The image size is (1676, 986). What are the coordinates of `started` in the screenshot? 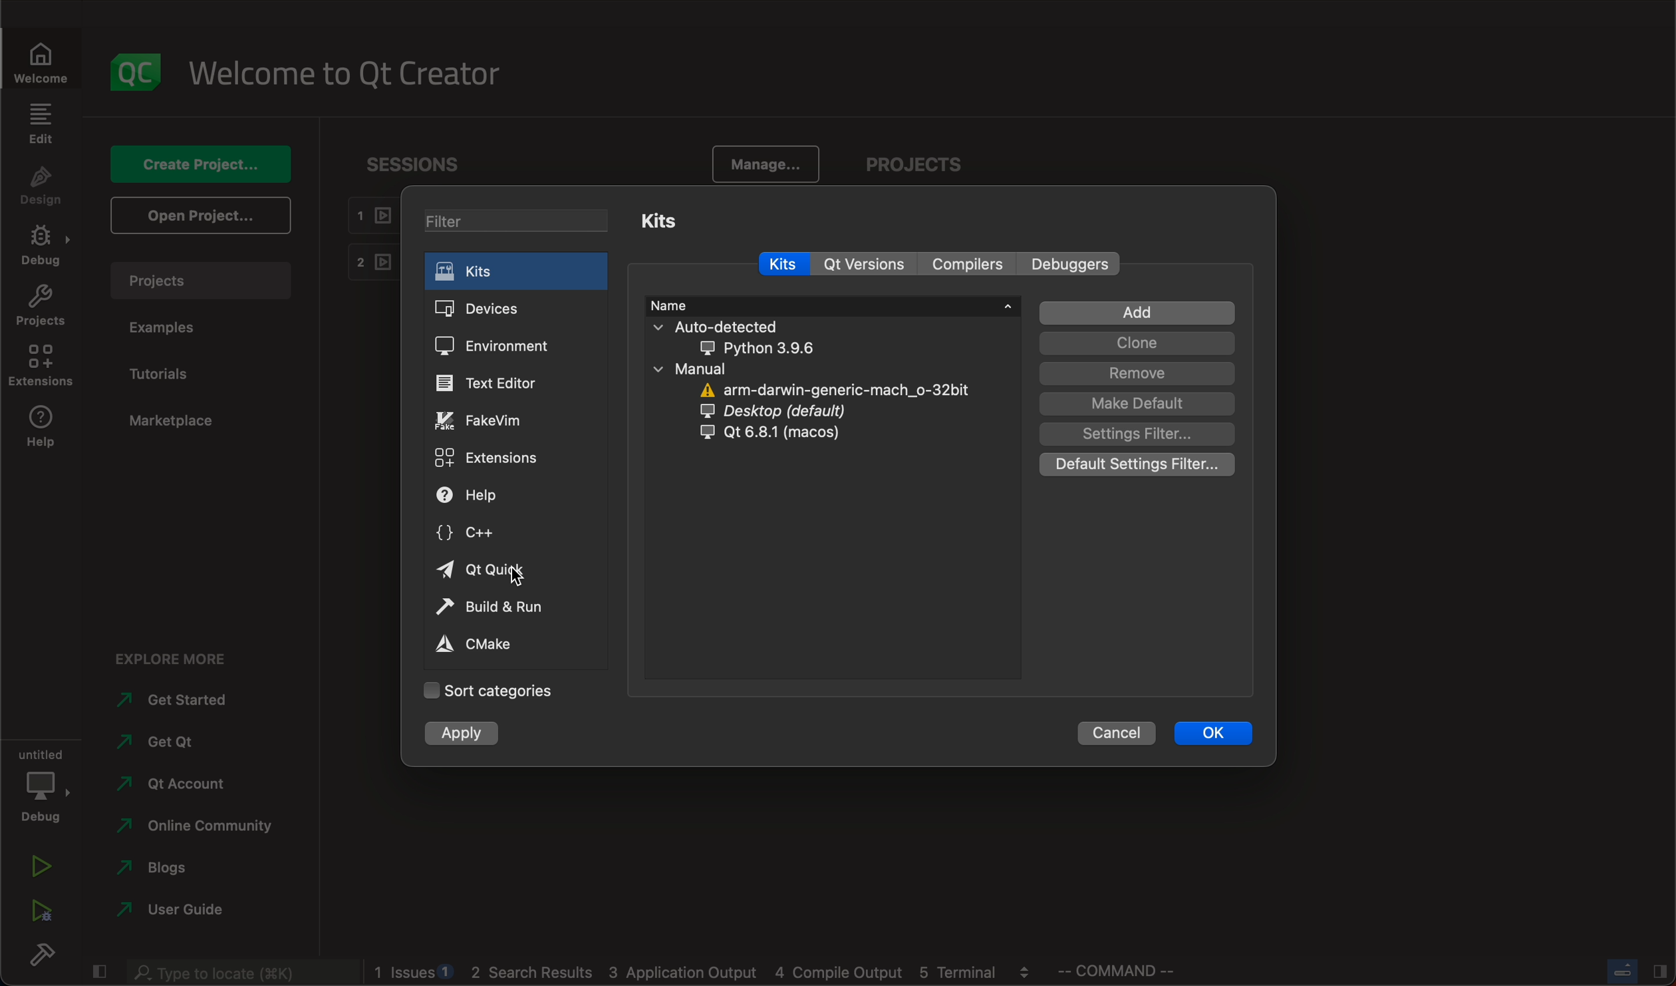 It's located at (176, 701).